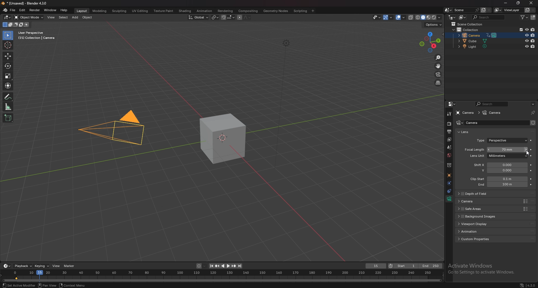 The width and height of the screenshot is (538, 288). I want to click on edit, so click(23, 10).